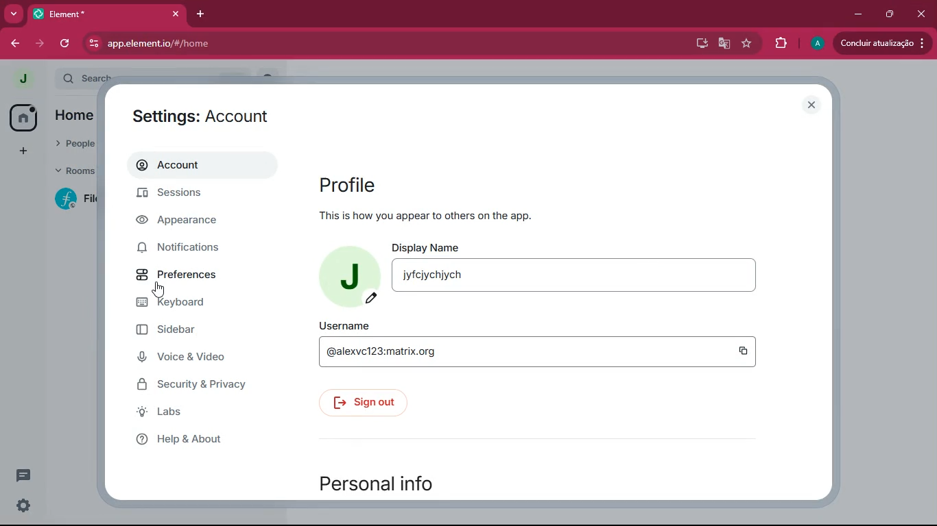  I want to click on This is how you appear to others on the app., so click(438, 216).